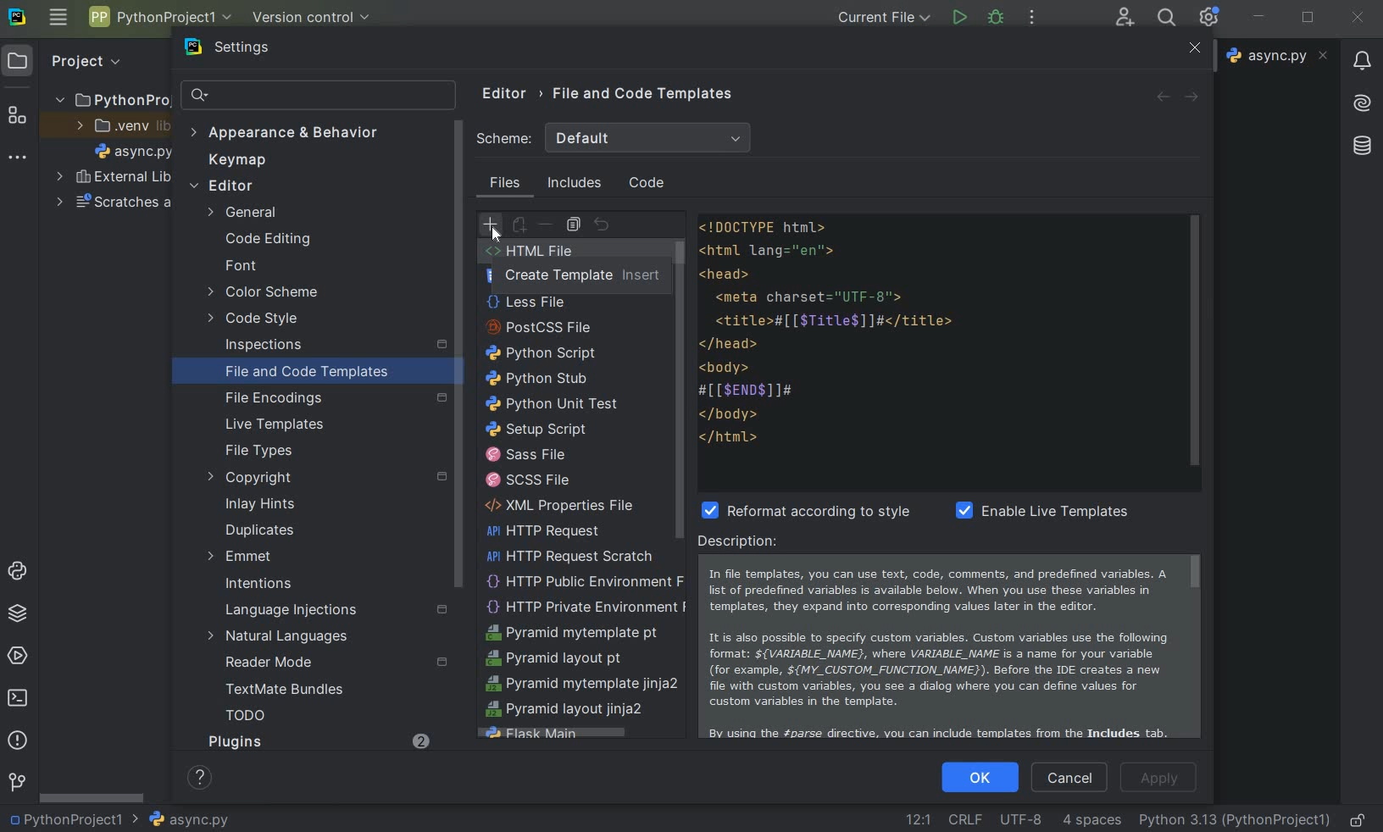 The width and height of the screenshot is (1383, 832). I want to click on search everywhere, so click(1167, 19).